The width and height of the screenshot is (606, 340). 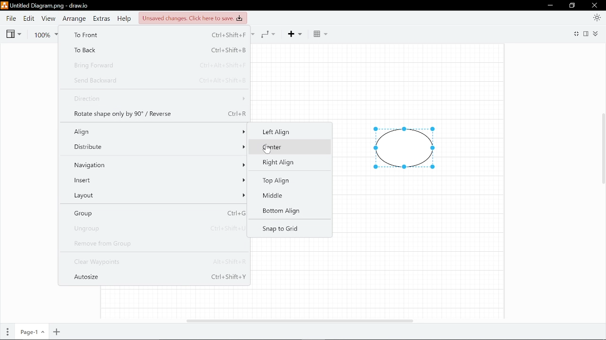 I want to click on Group, so click(x=156, y=212).